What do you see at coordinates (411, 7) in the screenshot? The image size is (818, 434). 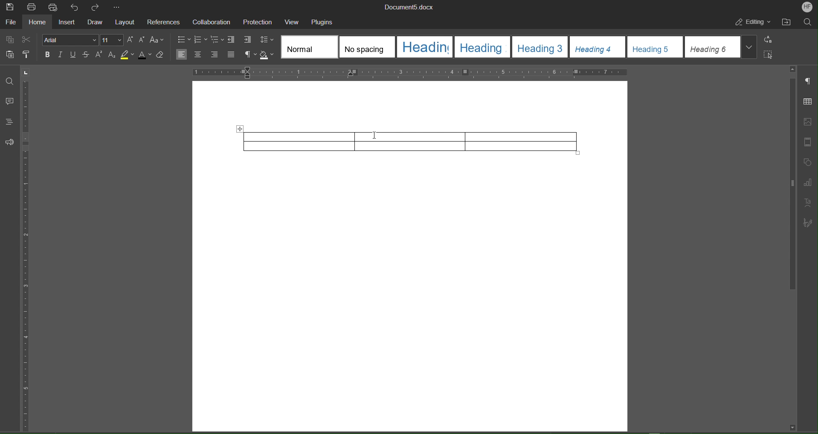 I see `Document Name` at bounding box center [411, 7].